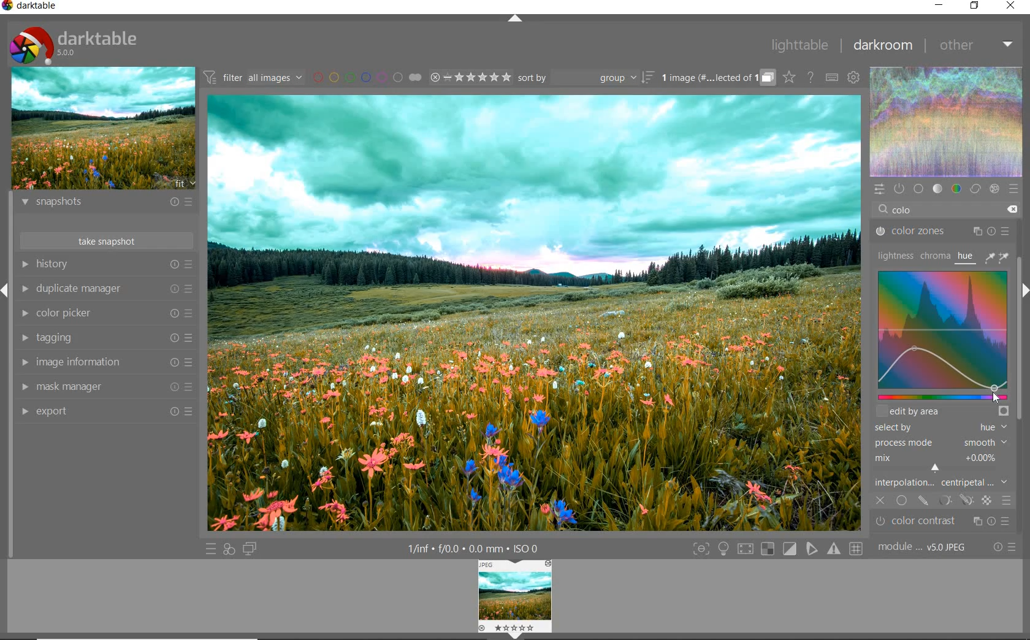 The height and width of the screenshot is (640, 1030). What do you see at coordinates (535, 312) in the screenshot?
I see `selected image` at bounding box center [535, 312].